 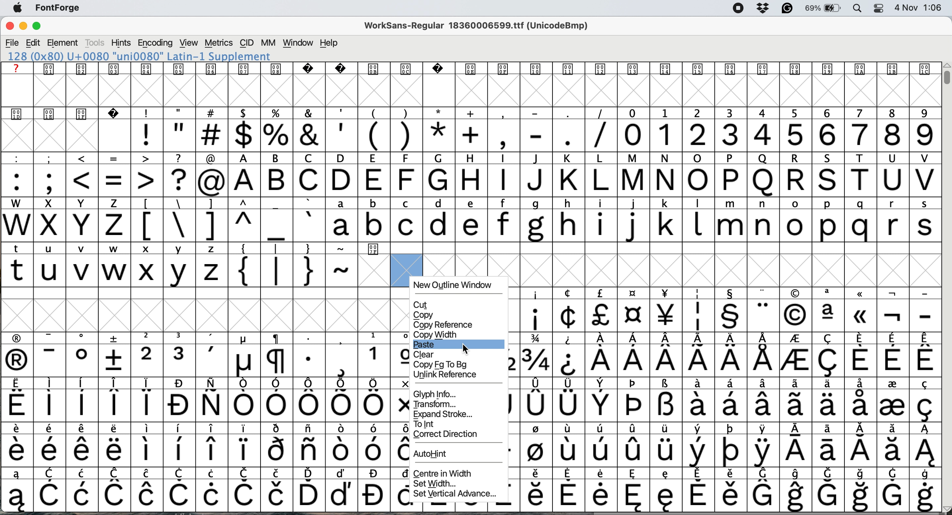 What do you see at coordinates (21, 8) in the screenshot?
I see `system logo` at bounding box center [21, 8].